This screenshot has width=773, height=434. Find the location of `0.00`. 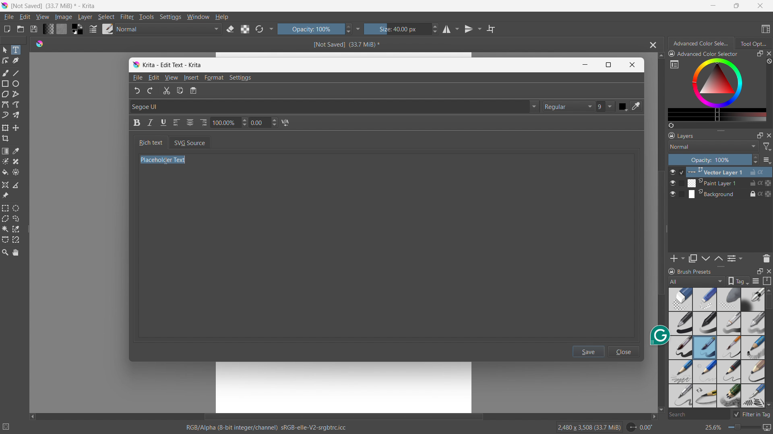

0.00 is located at coordinates (265, 123).